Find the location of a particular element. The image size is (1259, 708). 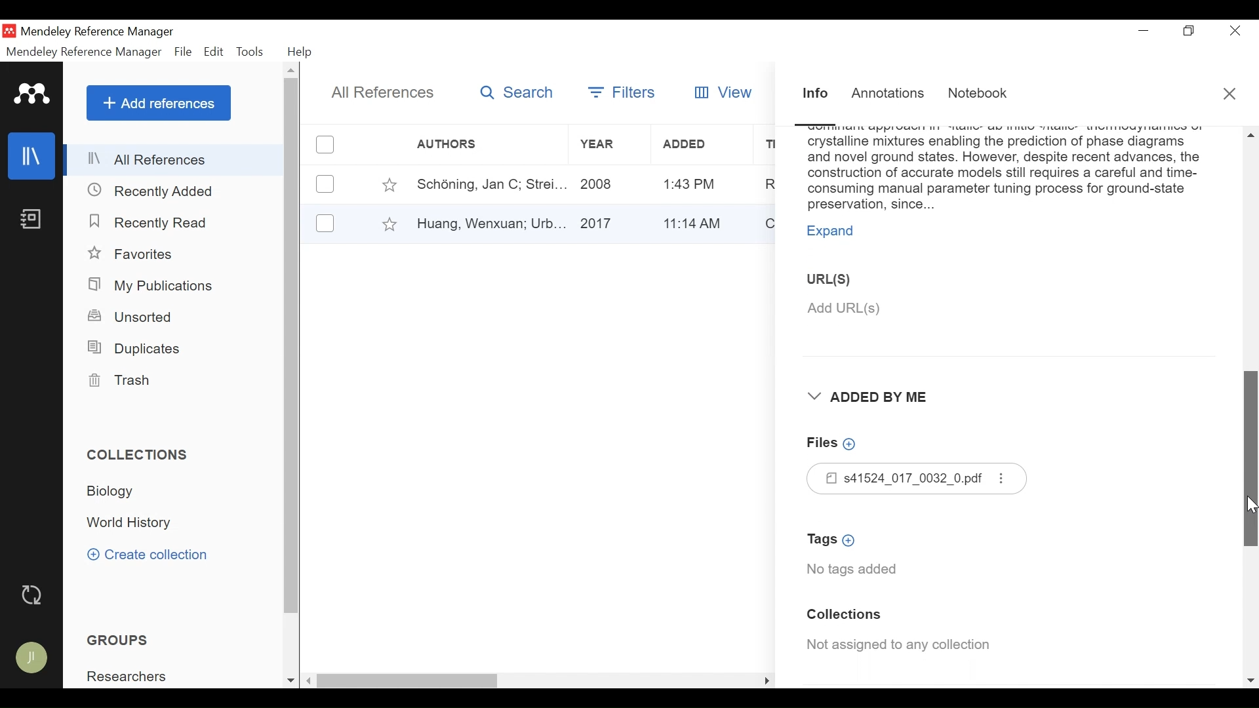

View is located at coordinates (725, 90).